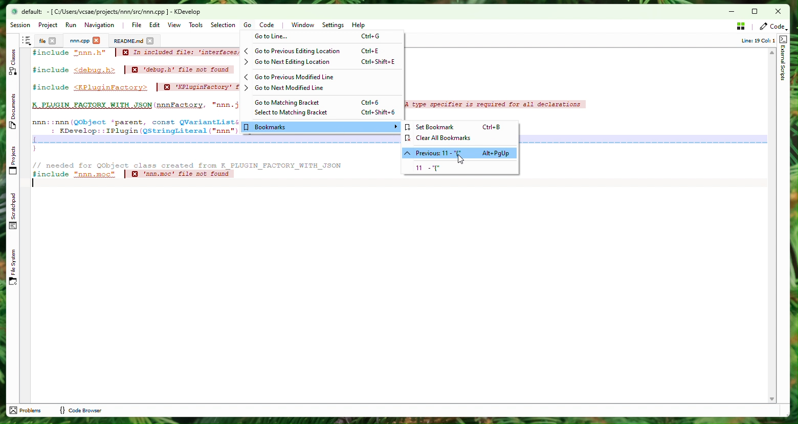  I want to click on Code, so click(135, 120).